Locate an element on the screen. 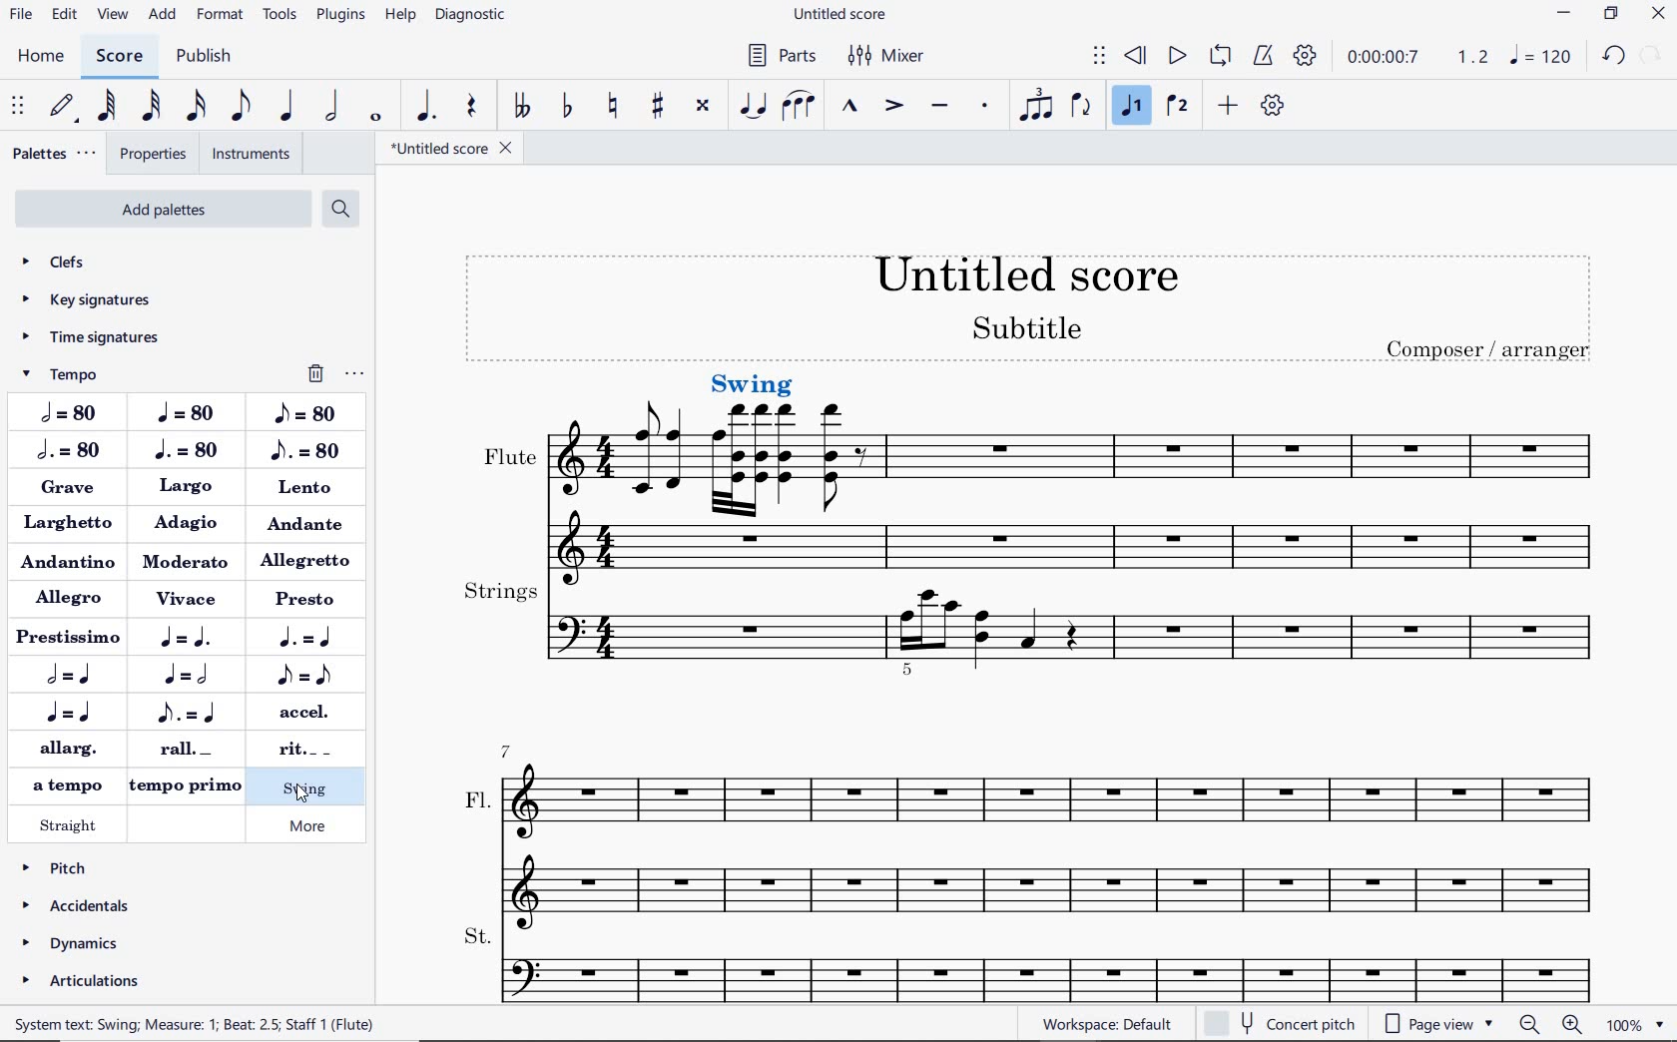 The width and height of the screenshot is (1677, 1042). PLAYBACK SETTINGS is located at coordinates (1307, 56).